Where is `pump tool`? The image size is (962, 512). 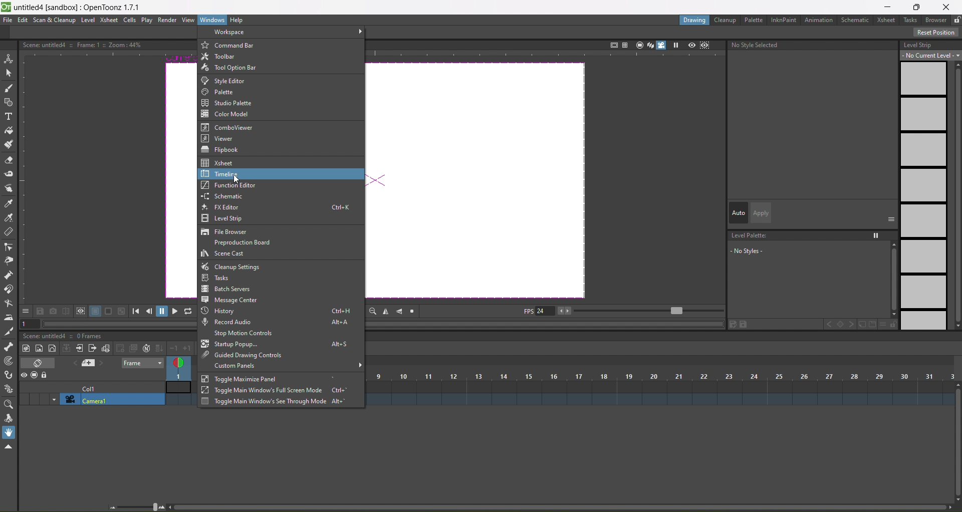
pump tool is located at coordinates (10, 275).